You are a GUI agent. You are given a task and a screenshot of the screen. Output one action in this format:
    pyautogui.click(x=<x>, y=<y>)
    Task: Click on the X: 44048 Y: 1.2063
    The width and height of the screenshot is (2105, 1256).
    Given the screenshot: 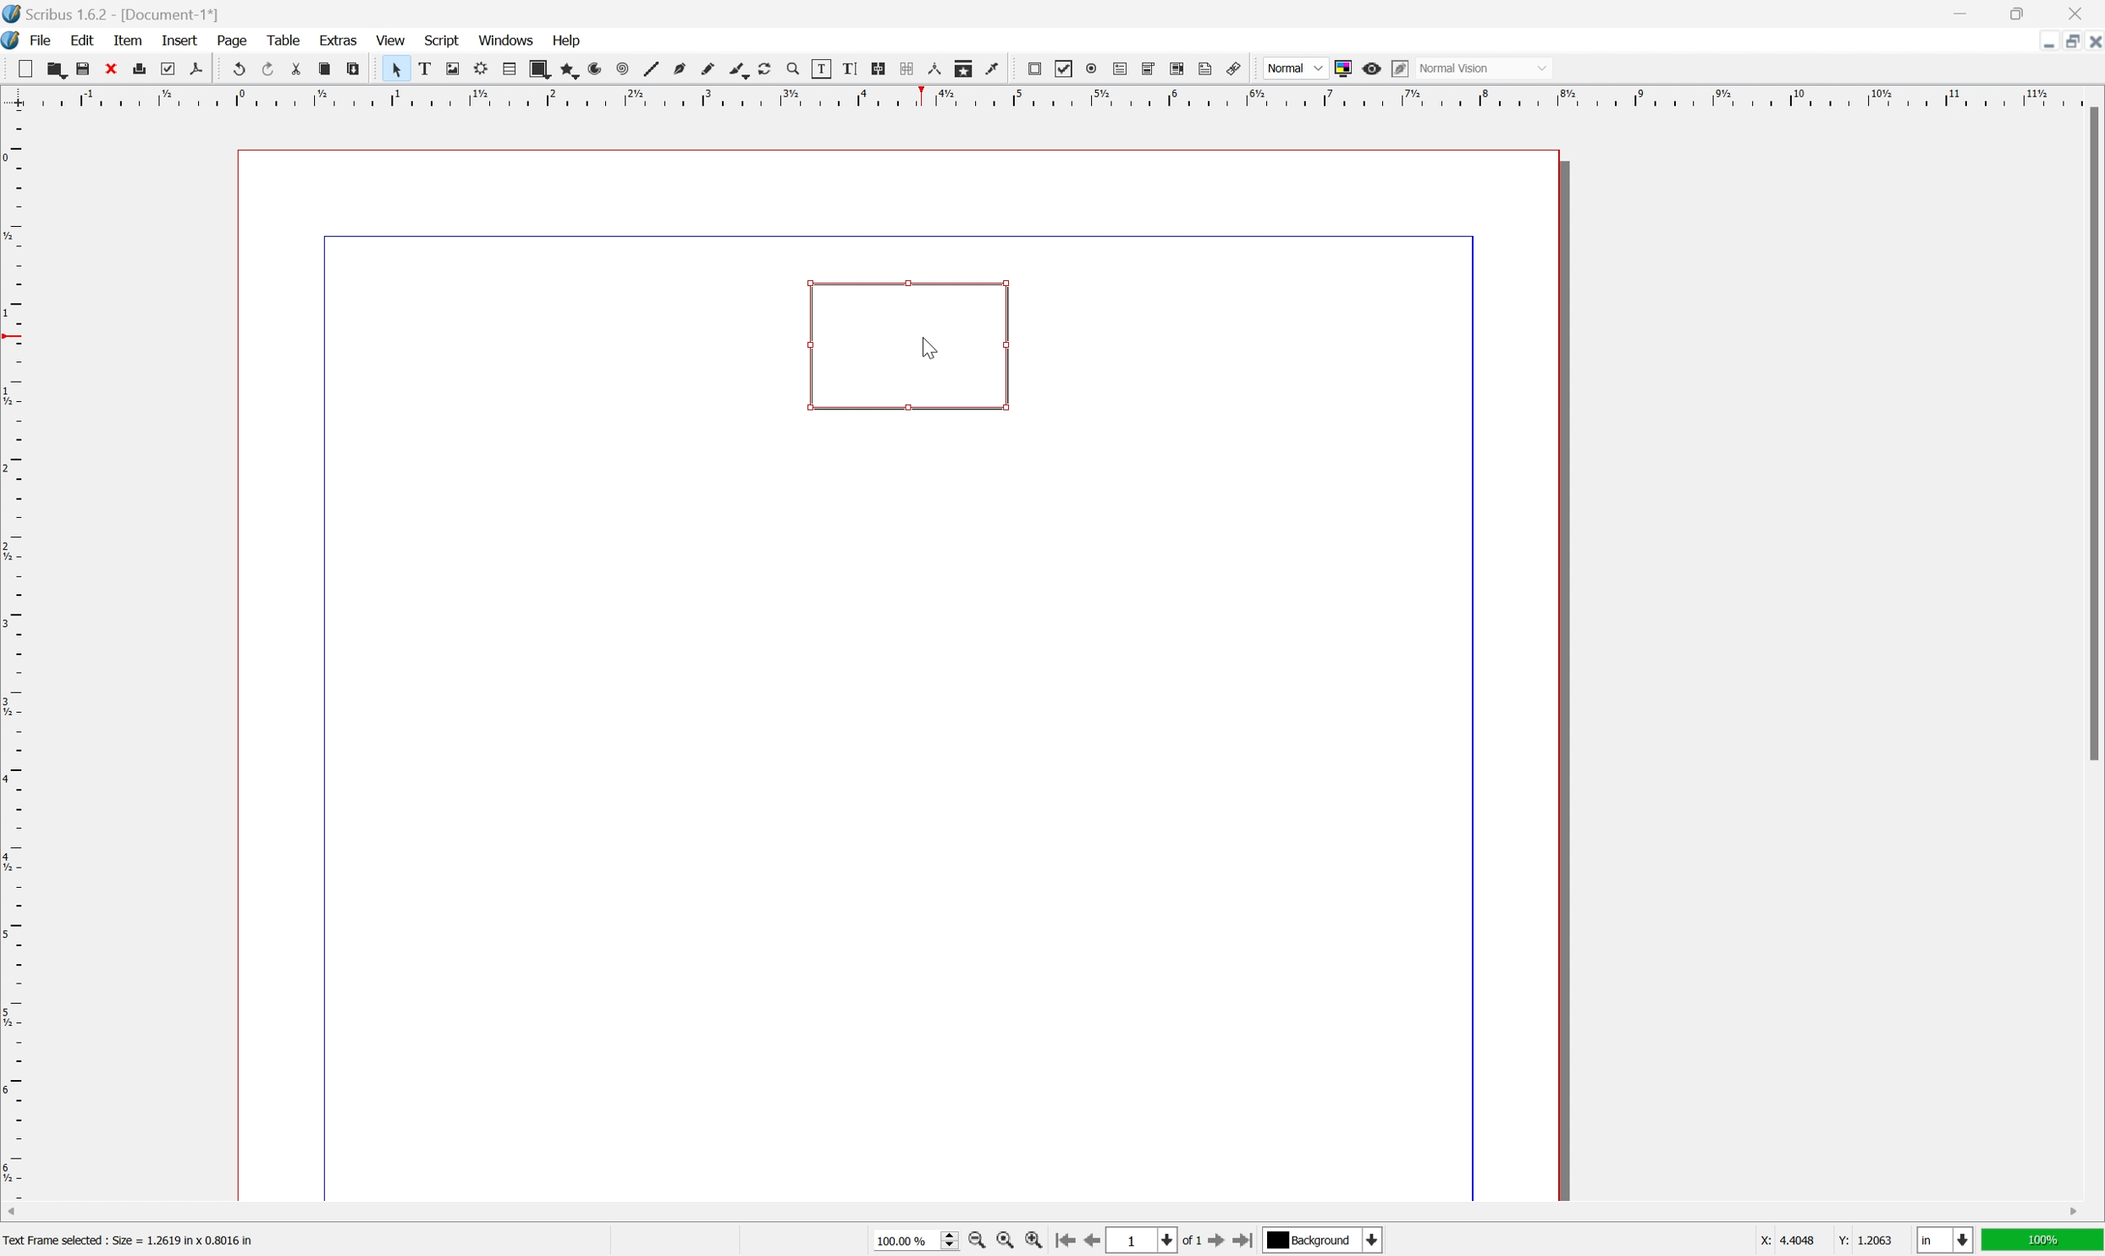 What is the action you would take?
    pyautogui.click(x=1823, y=1240)
    